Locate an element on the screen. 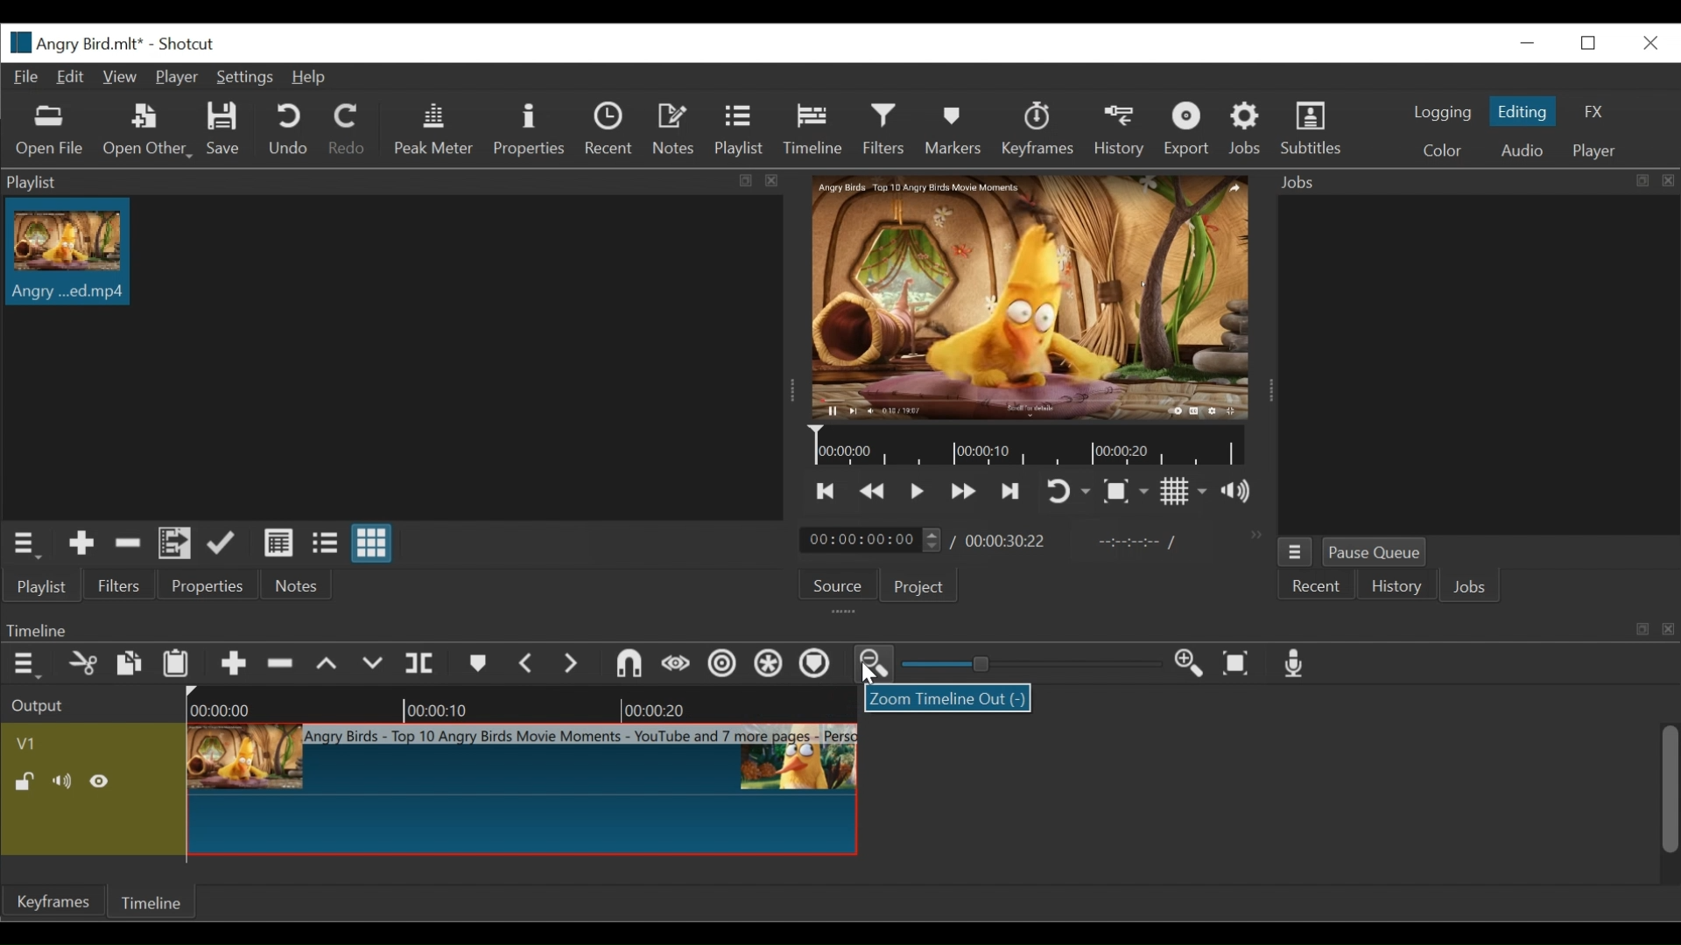 The height and width of the screenshot is (945, 1681). FX is located at coordinates (1598, 112).